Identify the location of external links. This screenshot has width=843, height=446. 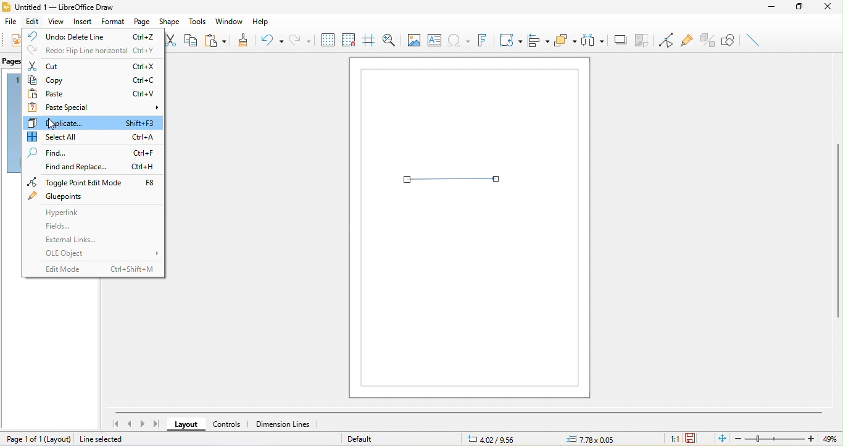
(80, 240).